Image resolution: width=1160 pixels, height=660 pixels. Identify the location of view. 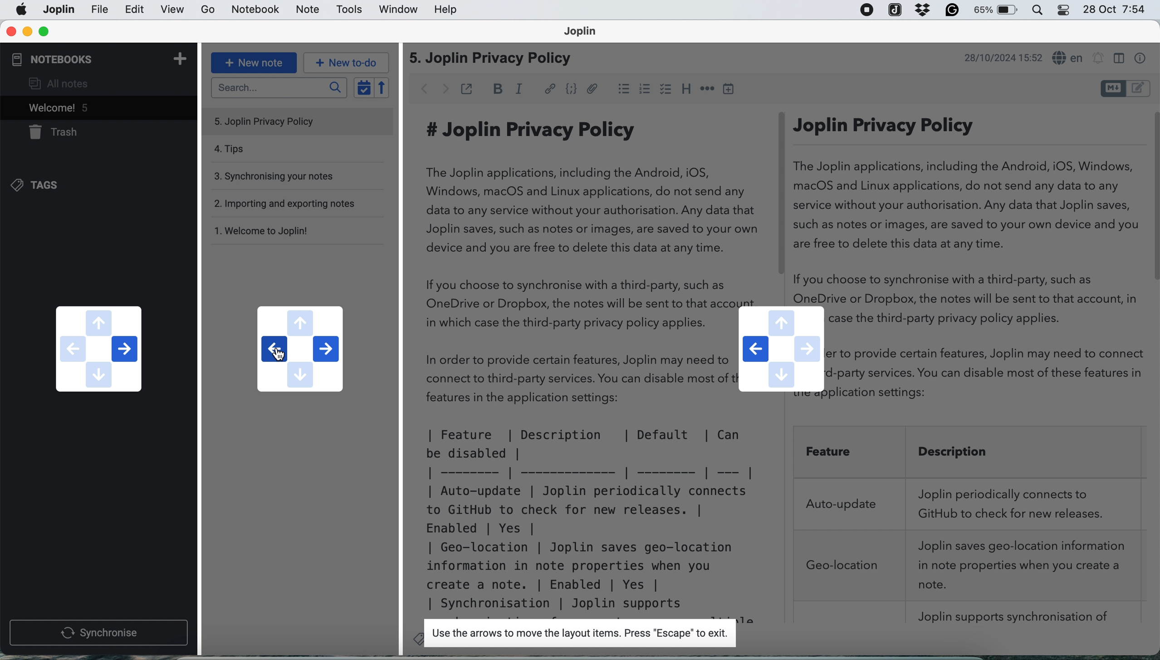
(172, 10).